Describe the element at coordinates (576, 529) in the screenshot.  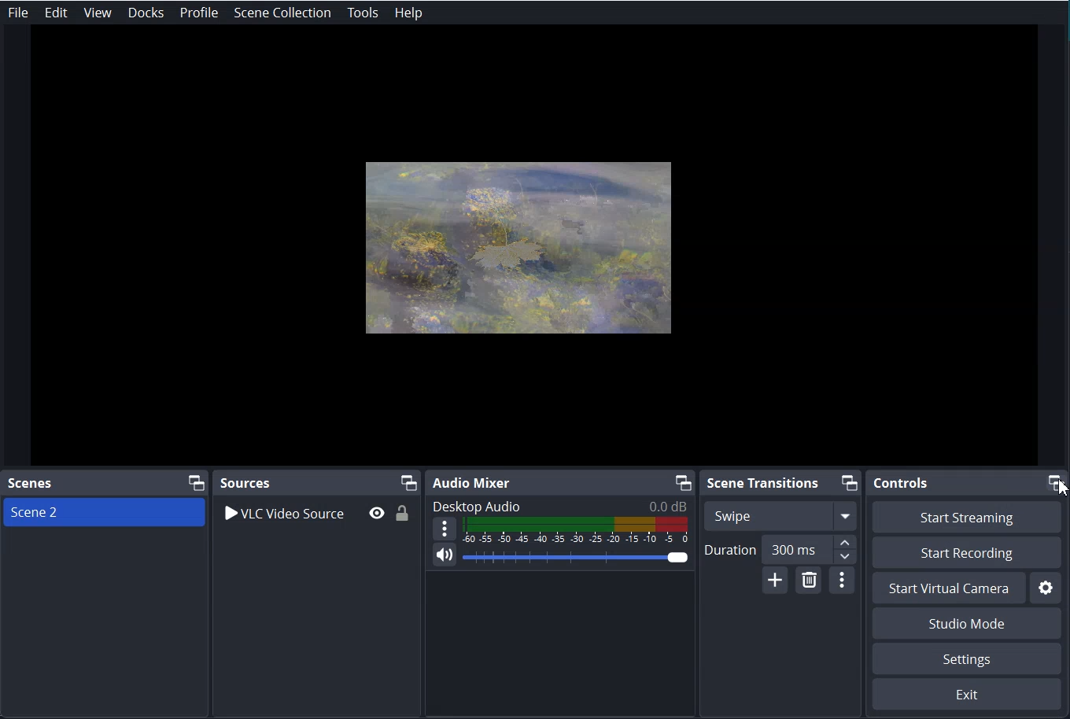
I see `Volume ` at that location.